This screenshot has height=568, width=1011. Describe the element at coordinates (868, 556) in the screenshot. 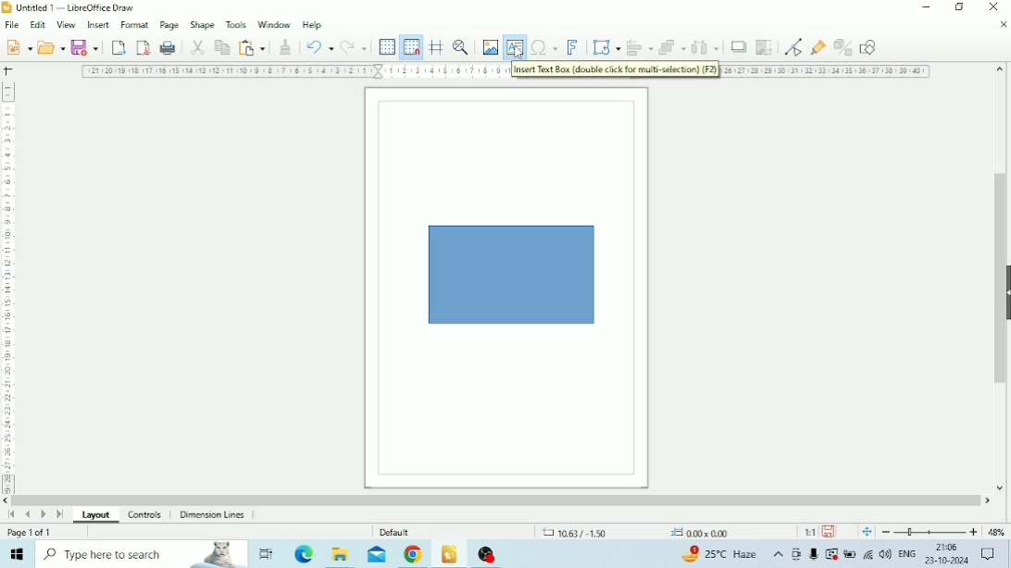

I see `Internet` at that location.